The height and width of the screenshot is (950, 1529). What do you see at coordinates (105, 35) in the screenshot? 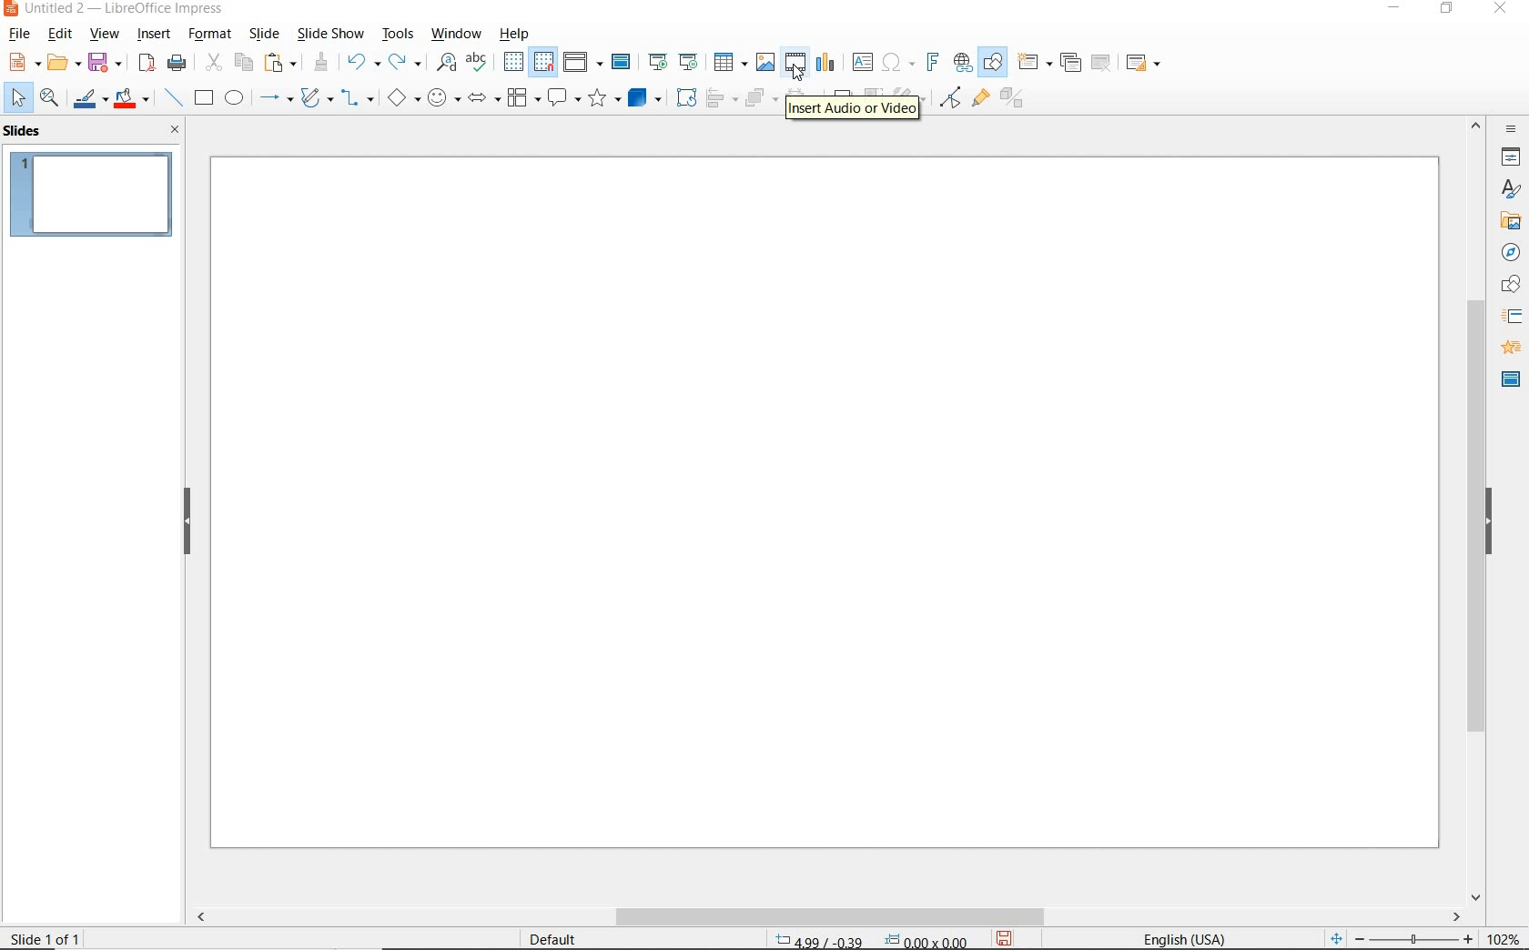
I see `VIEW` at bounding box center [105, 35].